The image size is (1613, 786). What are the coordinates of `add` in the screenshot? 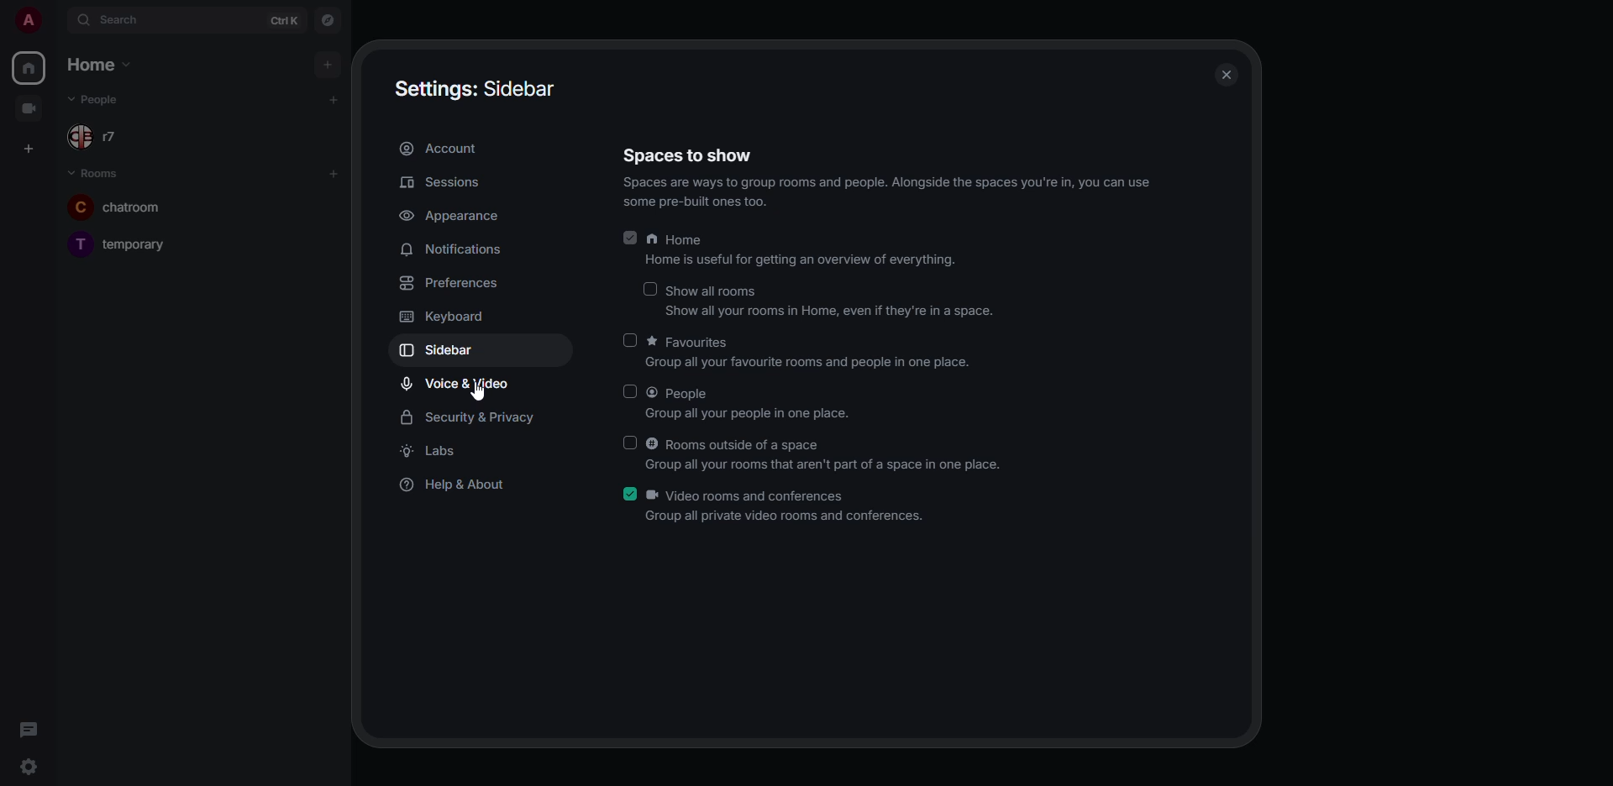 It's located at (335, 99).